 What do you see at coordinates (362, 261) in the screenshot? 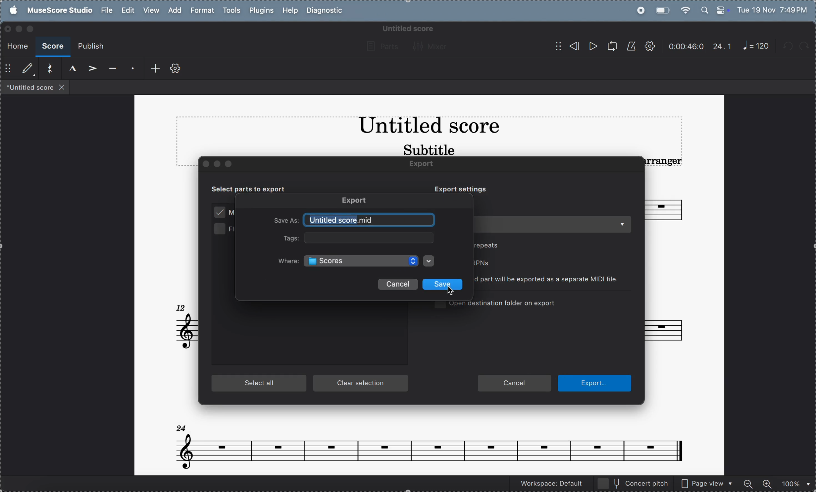
I see `file location` at bounding box center [362, 261].